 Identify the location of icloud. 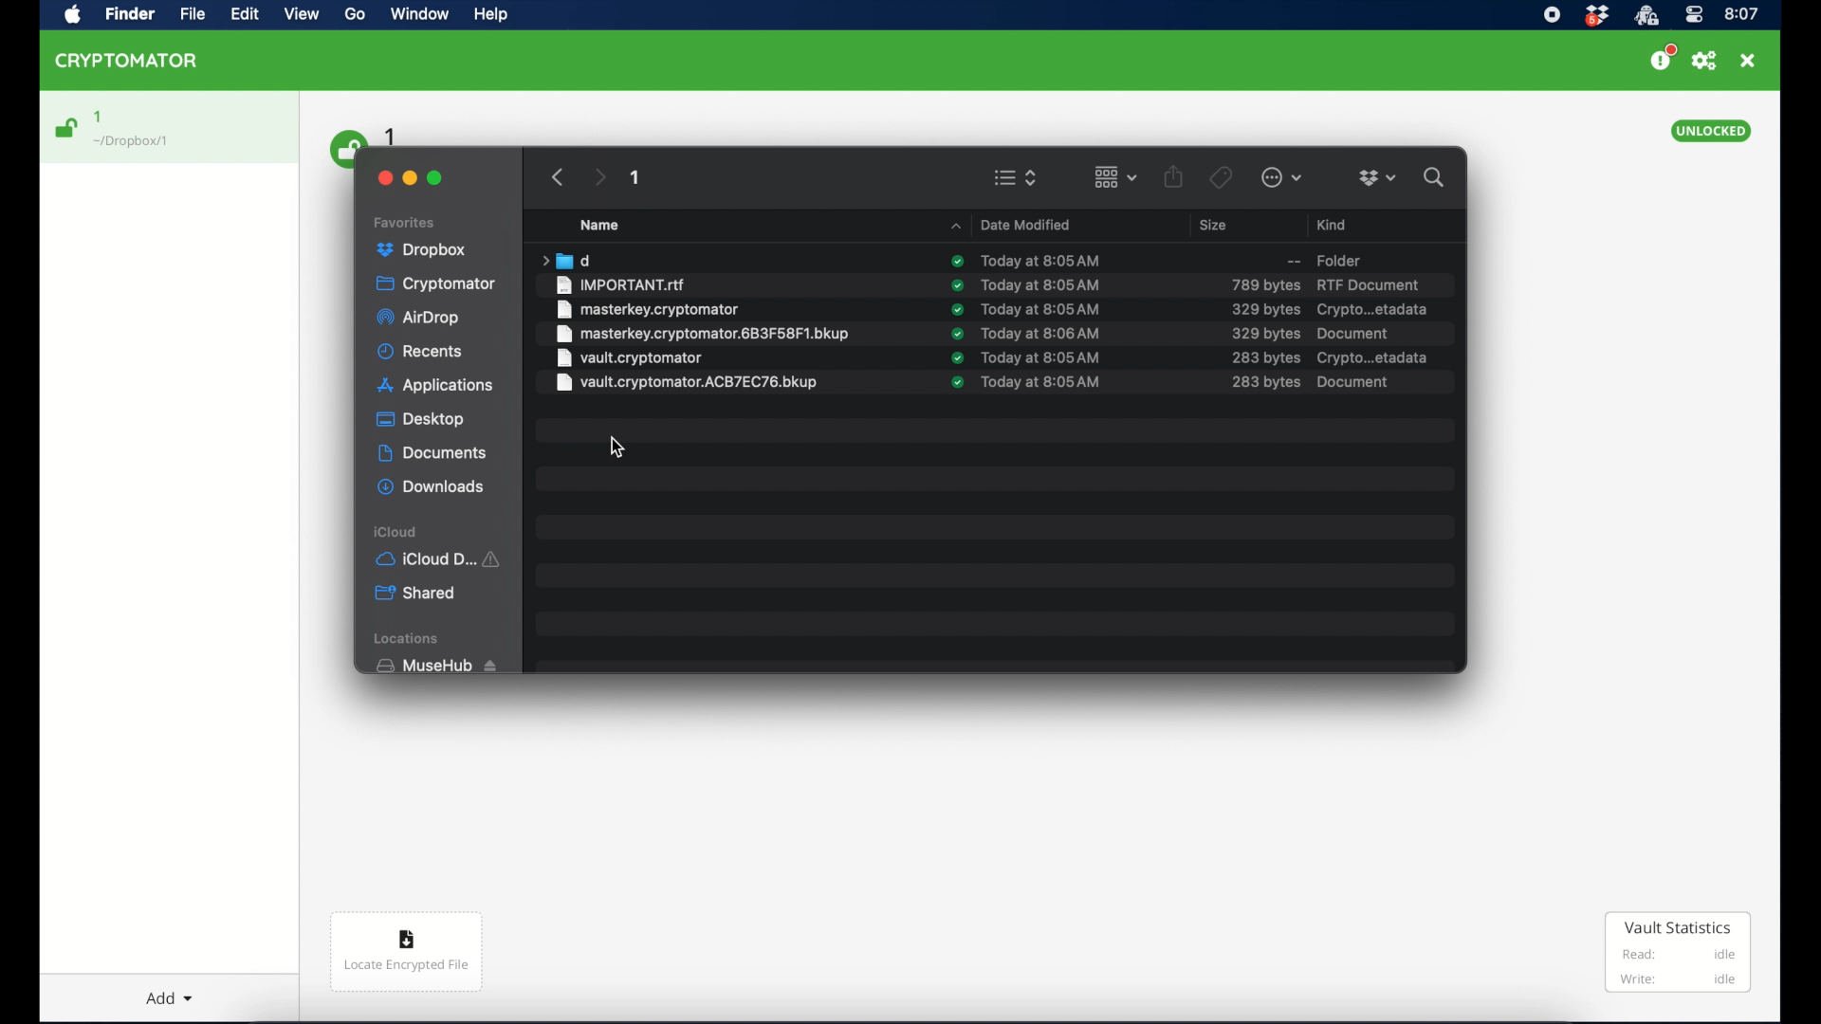
(396, 531).